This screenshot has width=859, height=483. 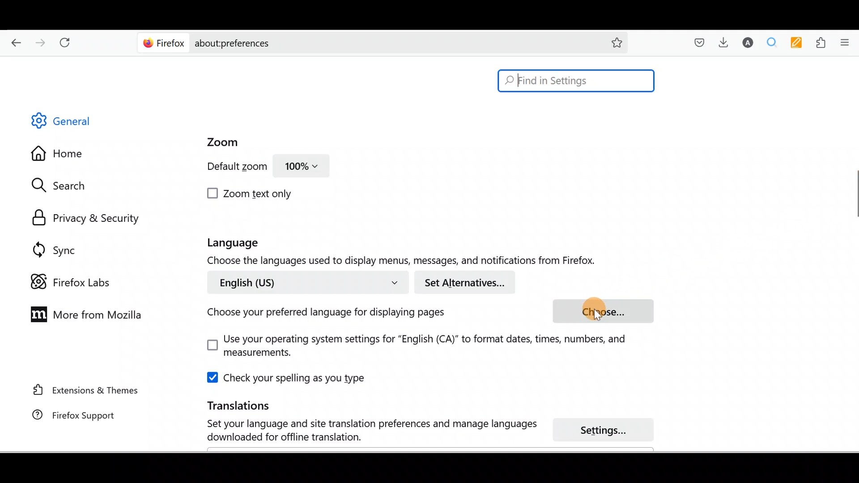 What do you see at coordinates (90, 219) in the screenshot?
I see `Privacy & security` at bounding box center [90, 219].